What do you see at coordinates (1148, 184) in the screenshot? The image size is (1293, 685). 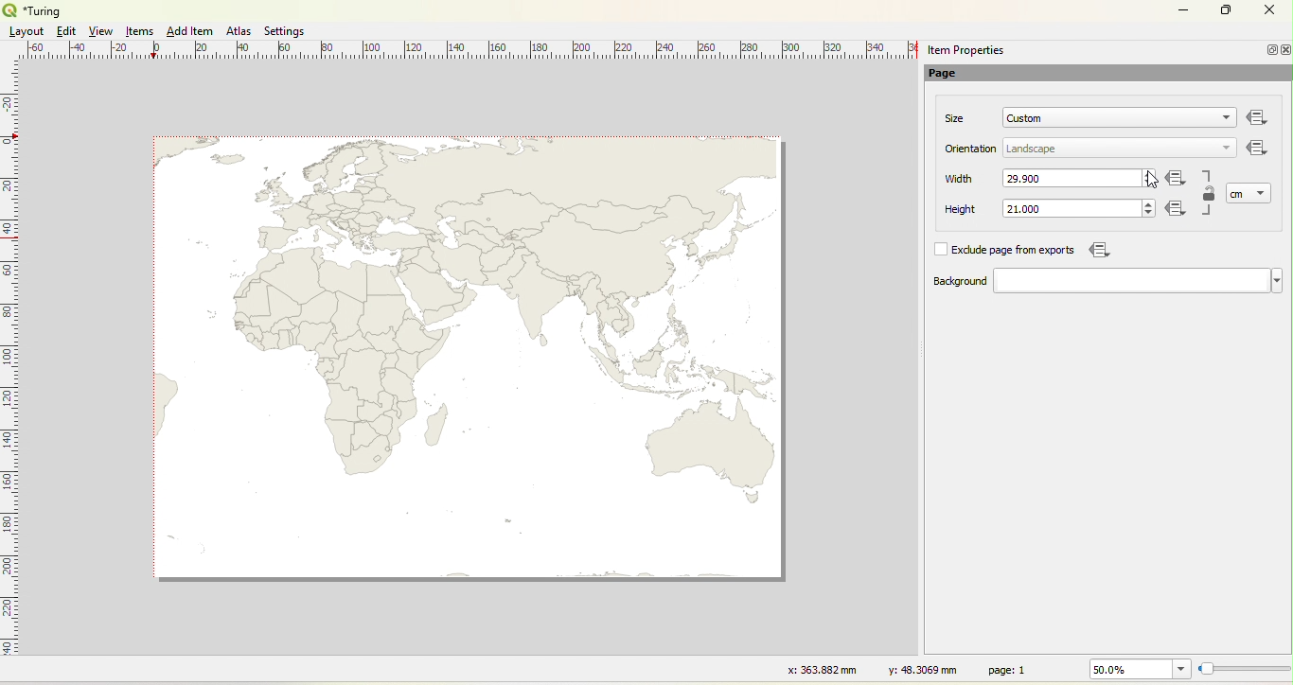 I see `decrease` at bounding box center [1148, 184].